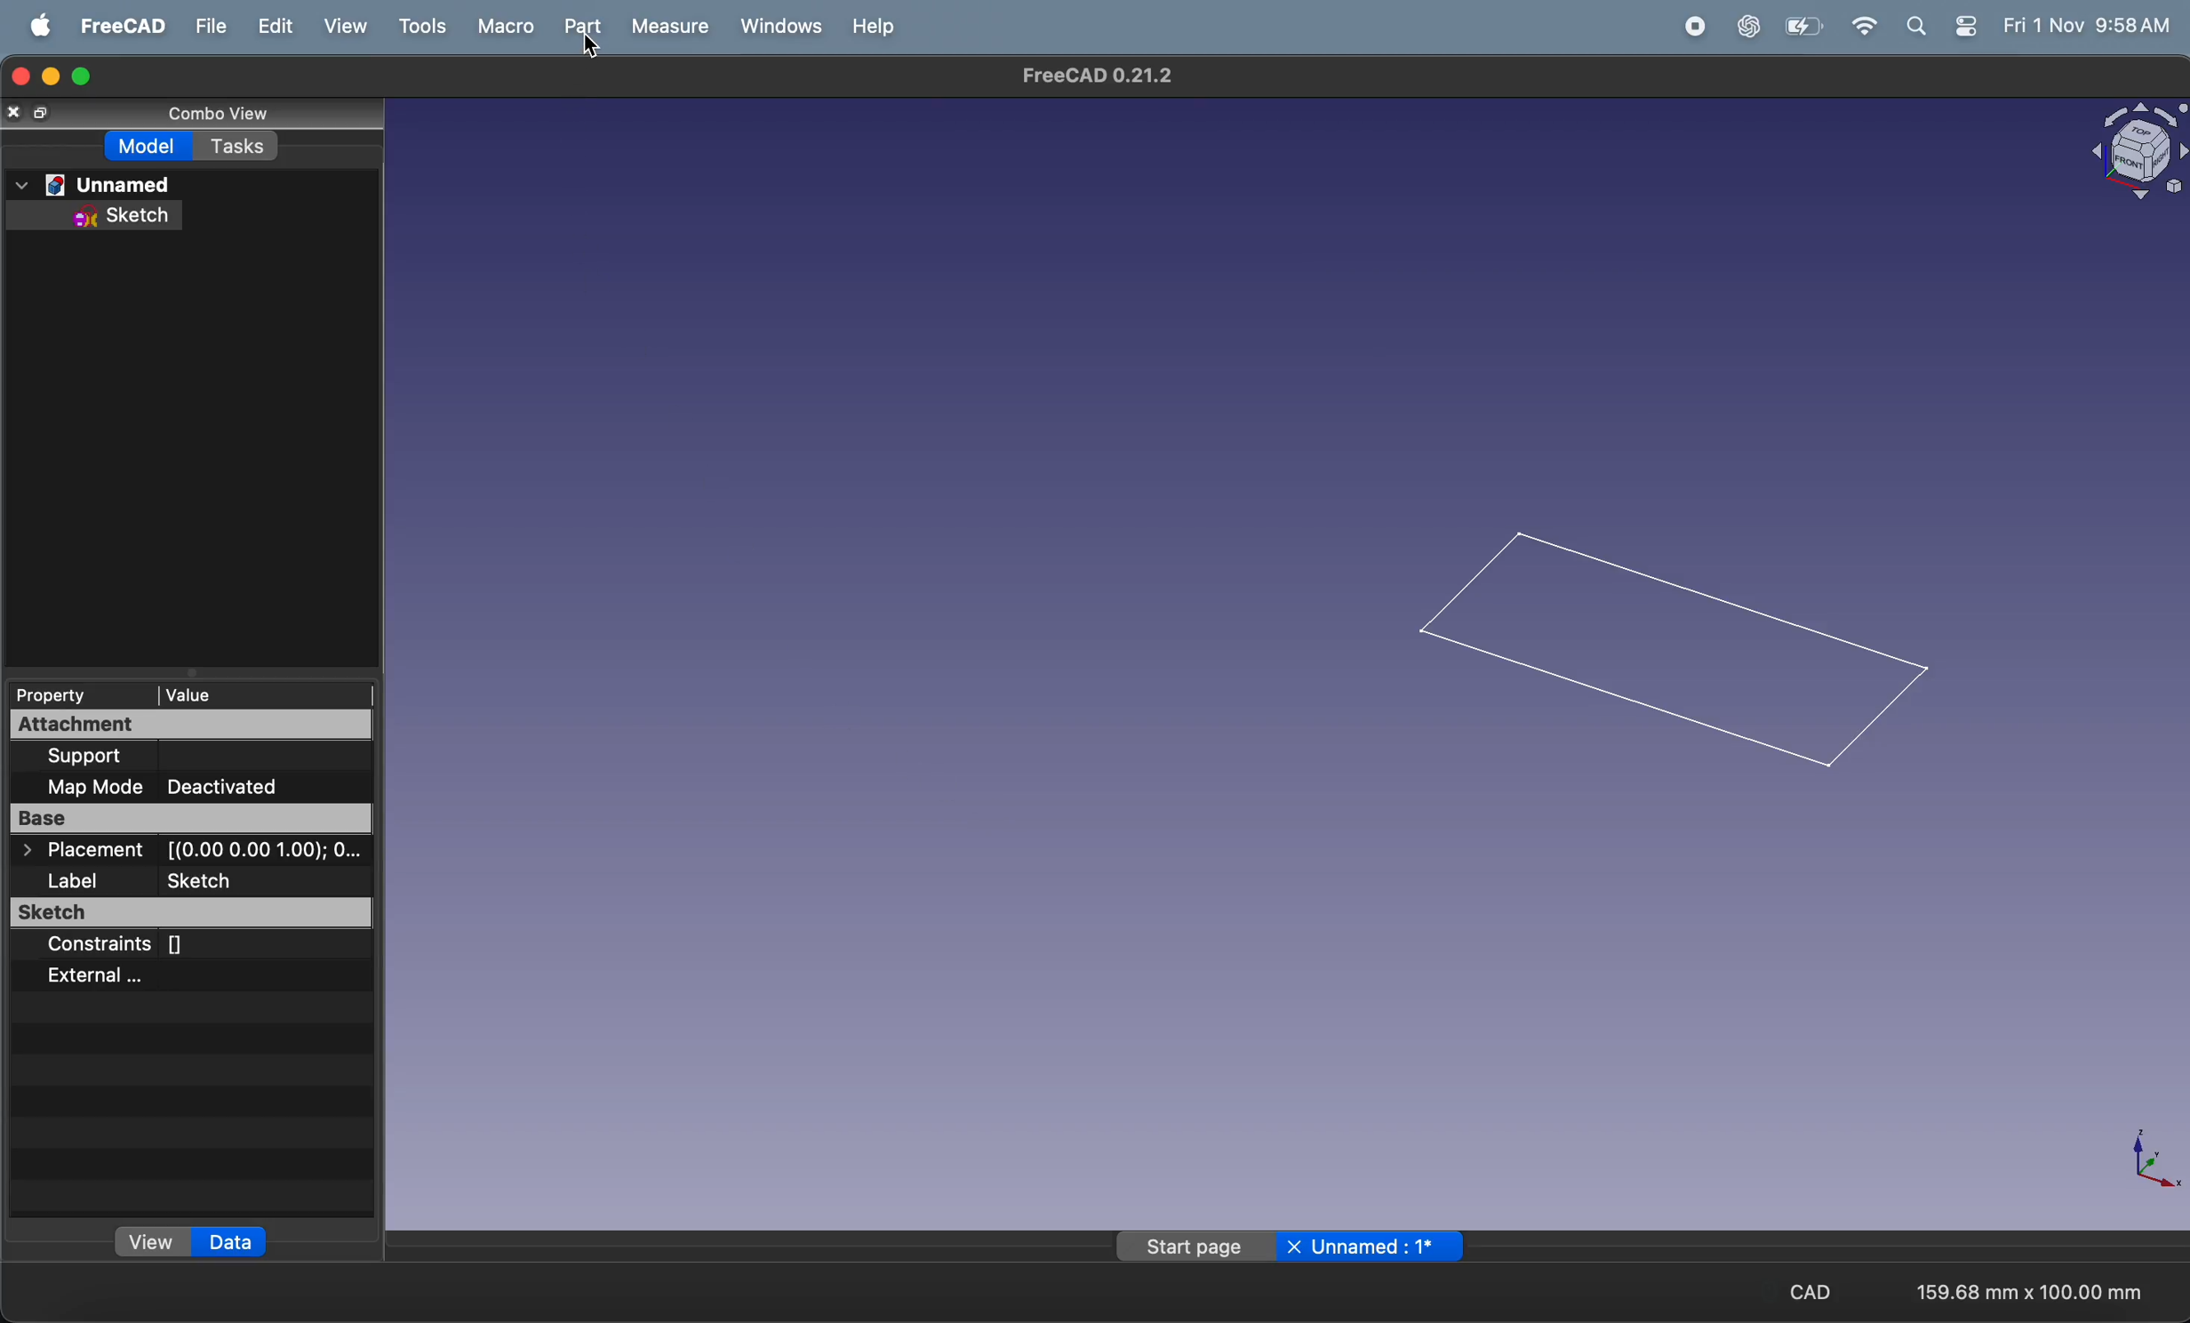 The image size is (2190, 1323). Describe the element at coordinates (1690, 27) in the screenshot. I see `record` at that location.